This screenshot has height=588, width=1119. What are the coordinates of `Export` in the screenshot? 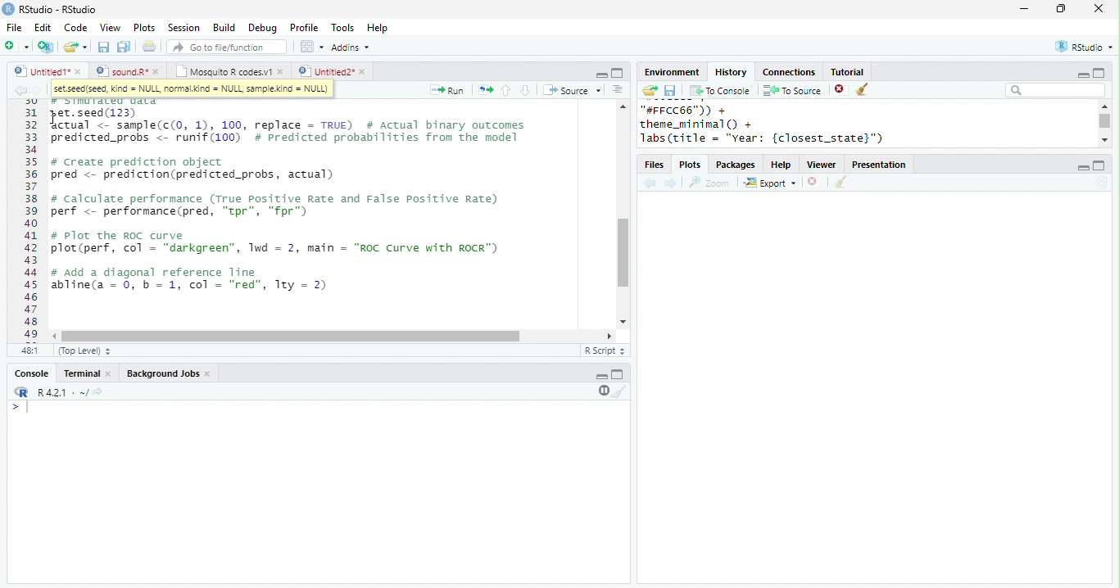 It's located at (771, 183).